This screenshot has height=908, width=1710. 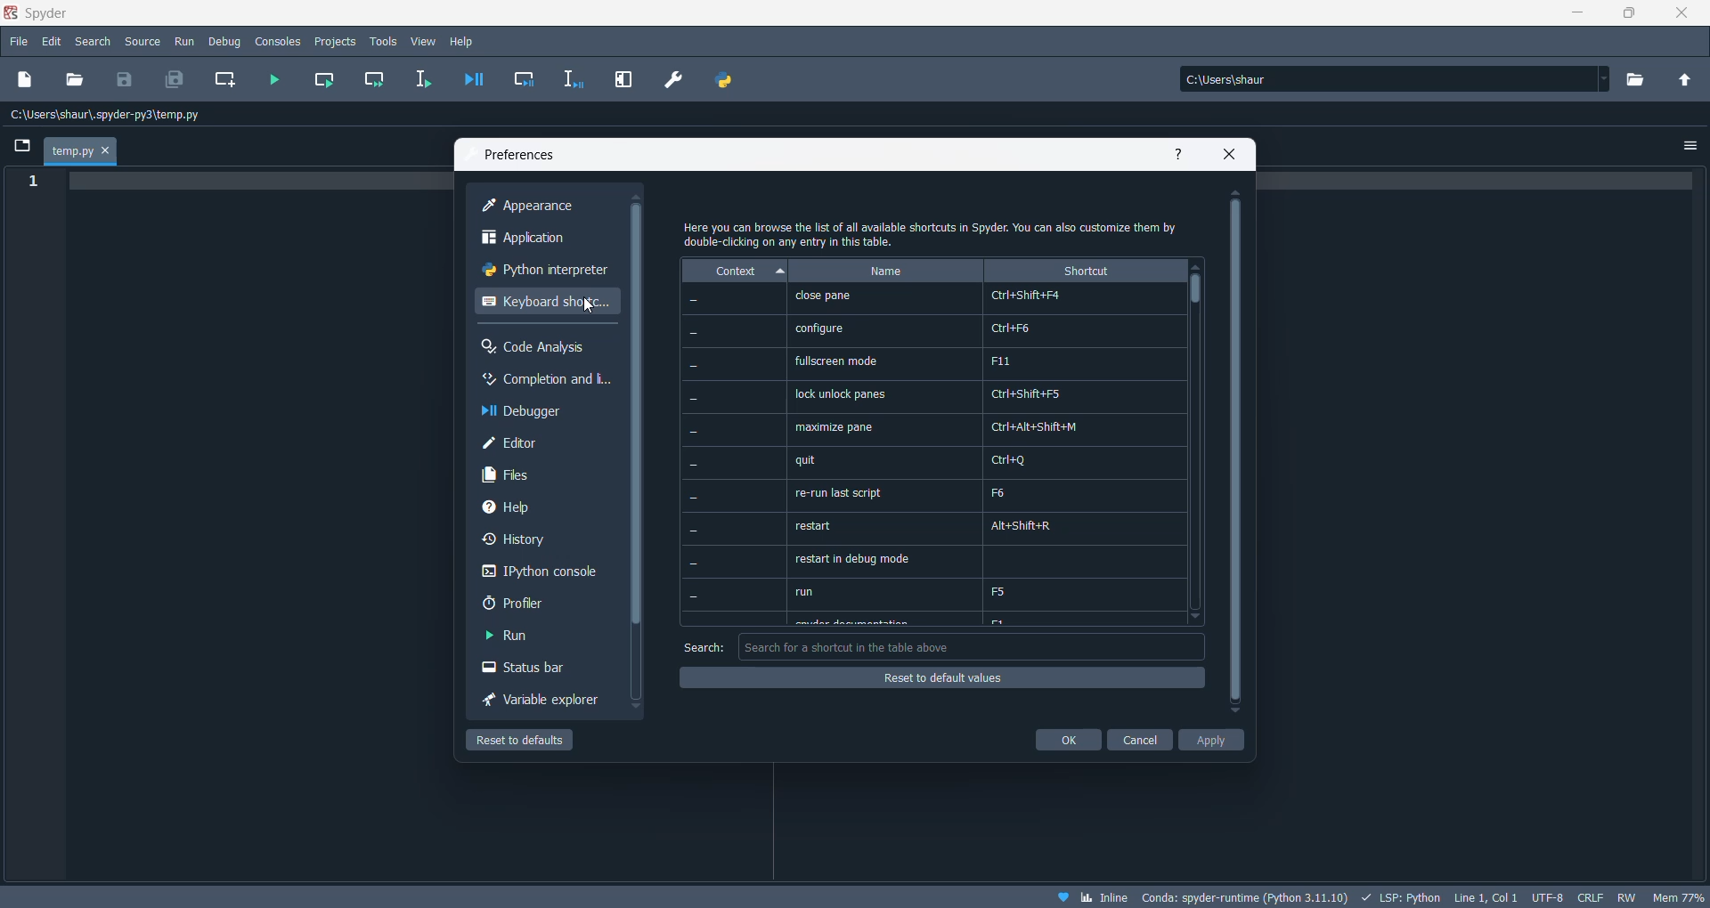 I want to click on edit, so click(x=53, y=42).